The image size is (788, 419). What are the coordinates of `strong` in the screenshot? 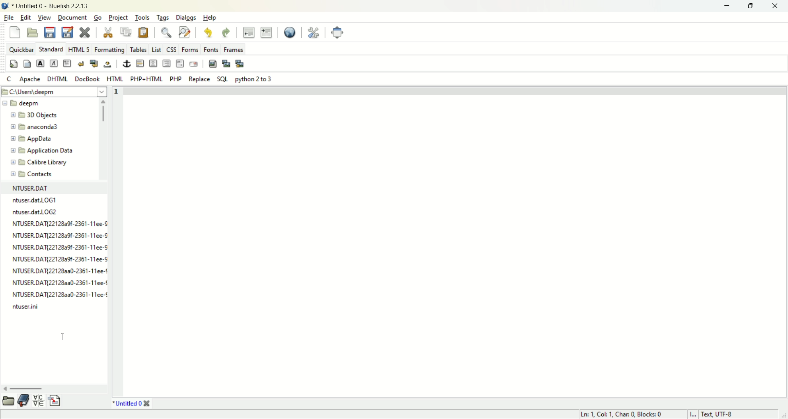 It's located at (40, 63).